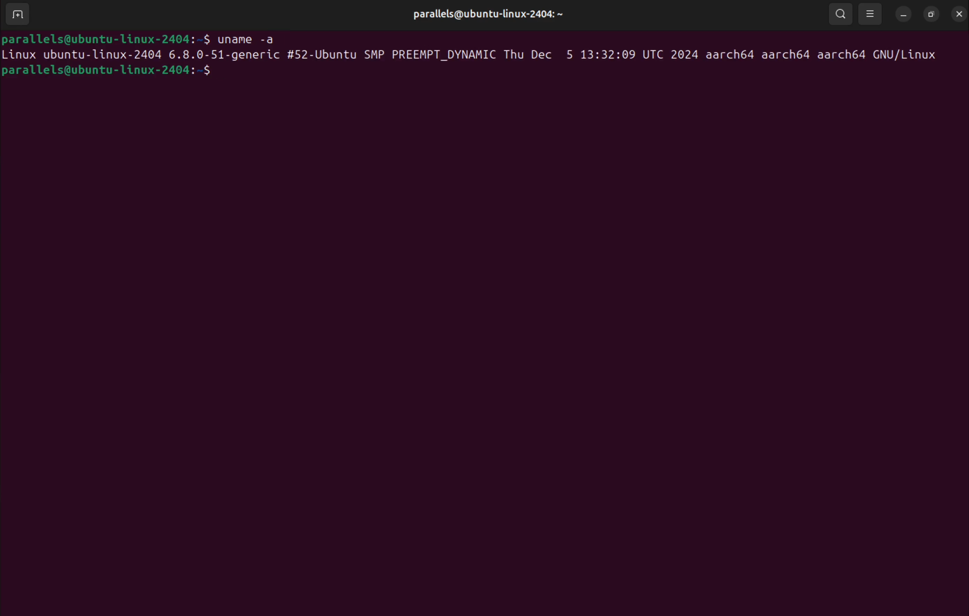 This screenshot has height=616, width=969. What do you see at coordinates (252, 39) in the screenshot?
I see `uname -a` at bounding box center [252, 39].